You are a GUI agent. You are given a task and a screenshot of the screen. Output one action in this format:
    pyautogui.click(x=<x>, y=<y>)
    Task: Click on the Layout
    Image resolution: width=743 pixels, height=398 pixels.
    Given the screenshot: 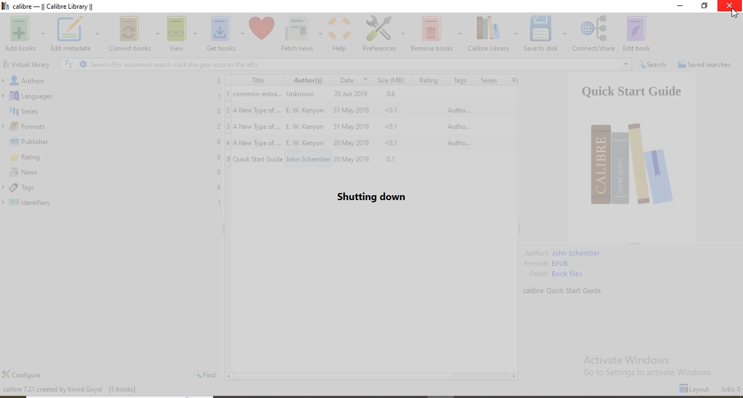 What is the action you would take?
    pyautogui.click(x=695, y=389)
    